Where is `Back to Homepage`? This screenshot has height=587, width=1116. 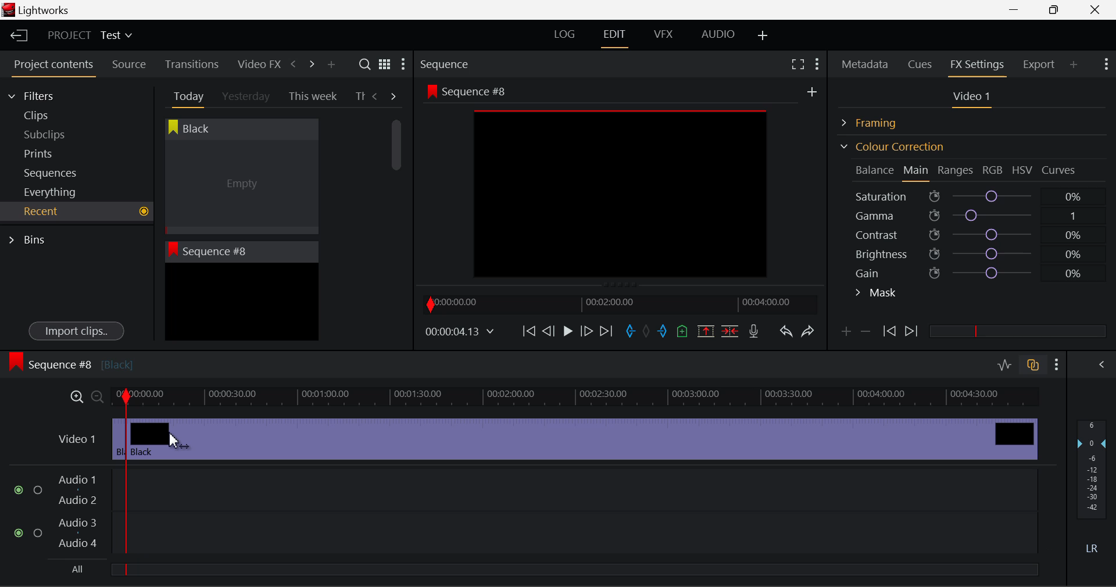
Back to Homepage is located at coordinates (15, 36).